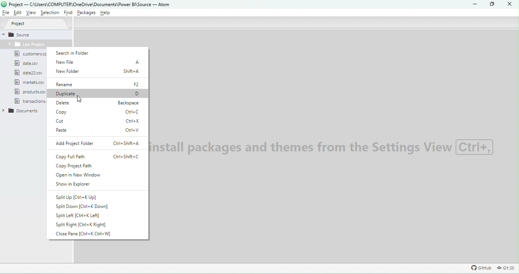 Image resolution: width=519 pixels, height=274 pixels. What do you see at coordinates (480, 268) in the screenshot?
I see `GitHub` at bounding box center [480, 268].